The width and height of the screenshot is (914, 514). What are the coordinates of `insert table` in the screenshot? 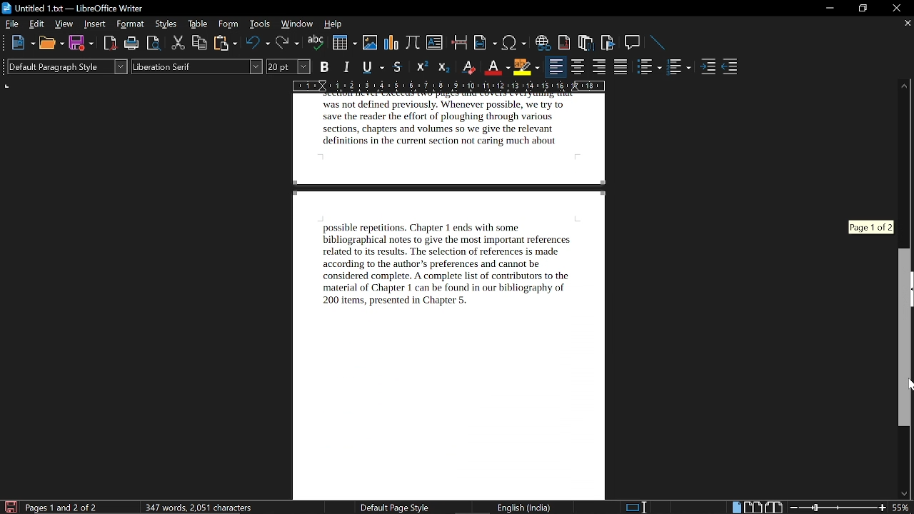 It's located at (344, 43).